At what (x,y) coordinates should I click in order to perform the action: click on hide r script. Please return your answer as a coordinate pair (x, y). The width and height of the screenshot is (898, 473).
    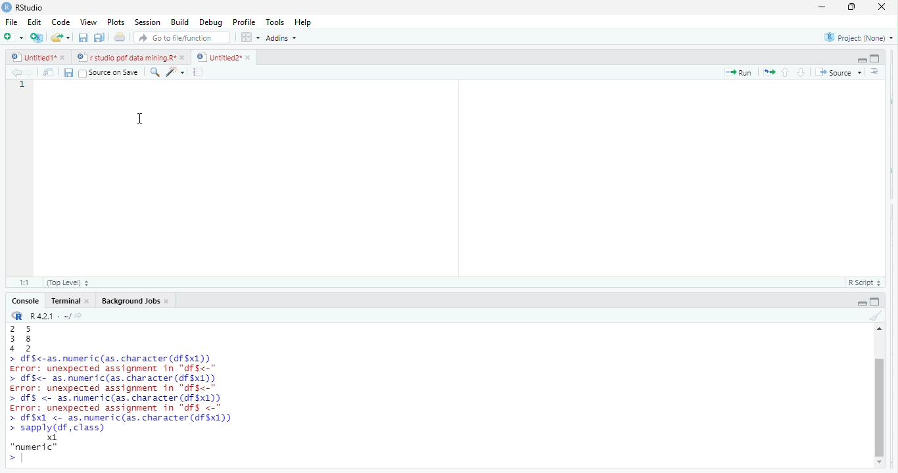
    Looking at the image, I should click on (860, 60).